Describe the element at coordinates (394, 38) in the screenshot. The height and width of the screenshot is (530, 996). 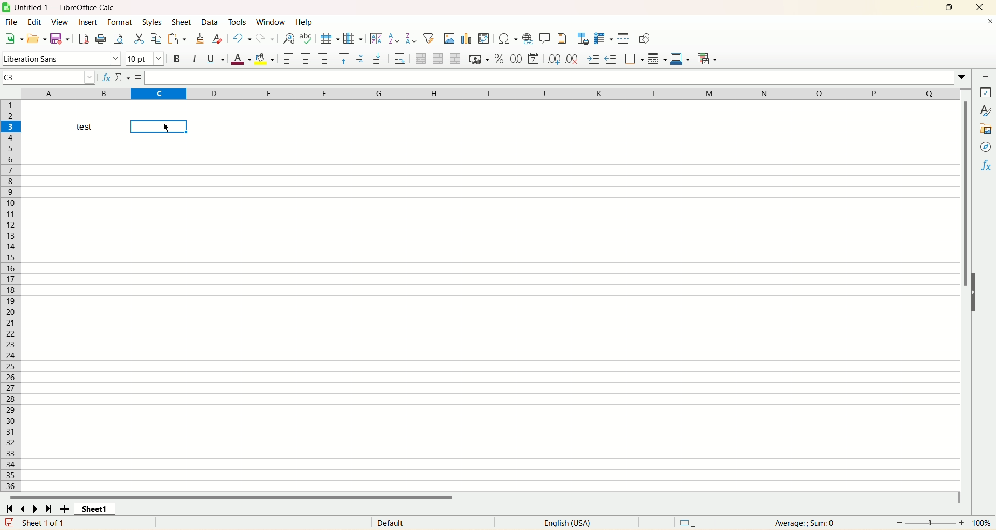
I see `sort ascending` at that location.